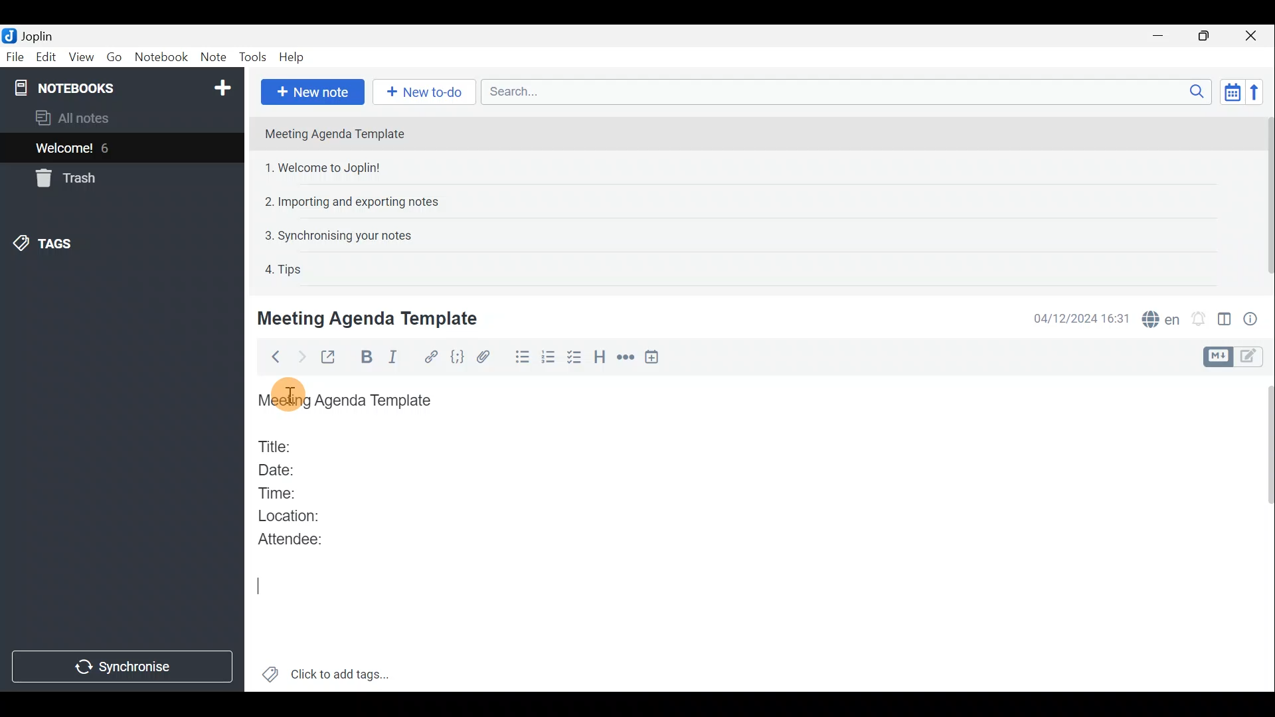 The width and height of the screenshot is (1275, 717). Describe the element at coordinates (1205, 37) in the screenshot. I see `Maximise` at that location.